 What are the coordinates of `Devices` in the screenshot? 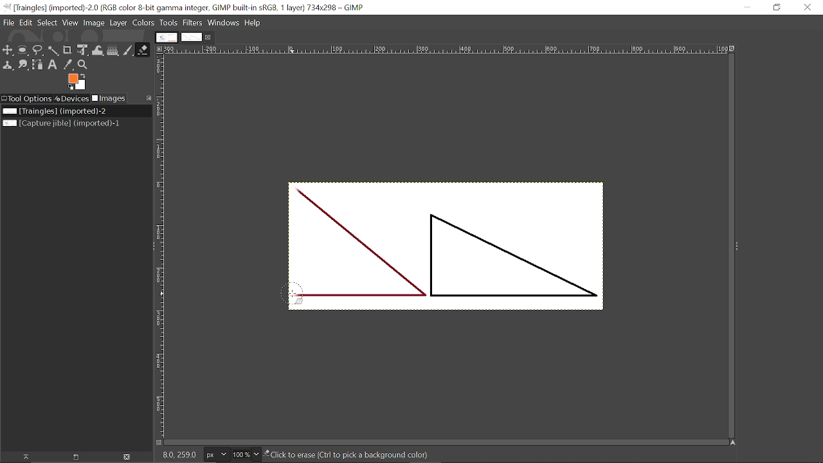 It's located at (71, 98).